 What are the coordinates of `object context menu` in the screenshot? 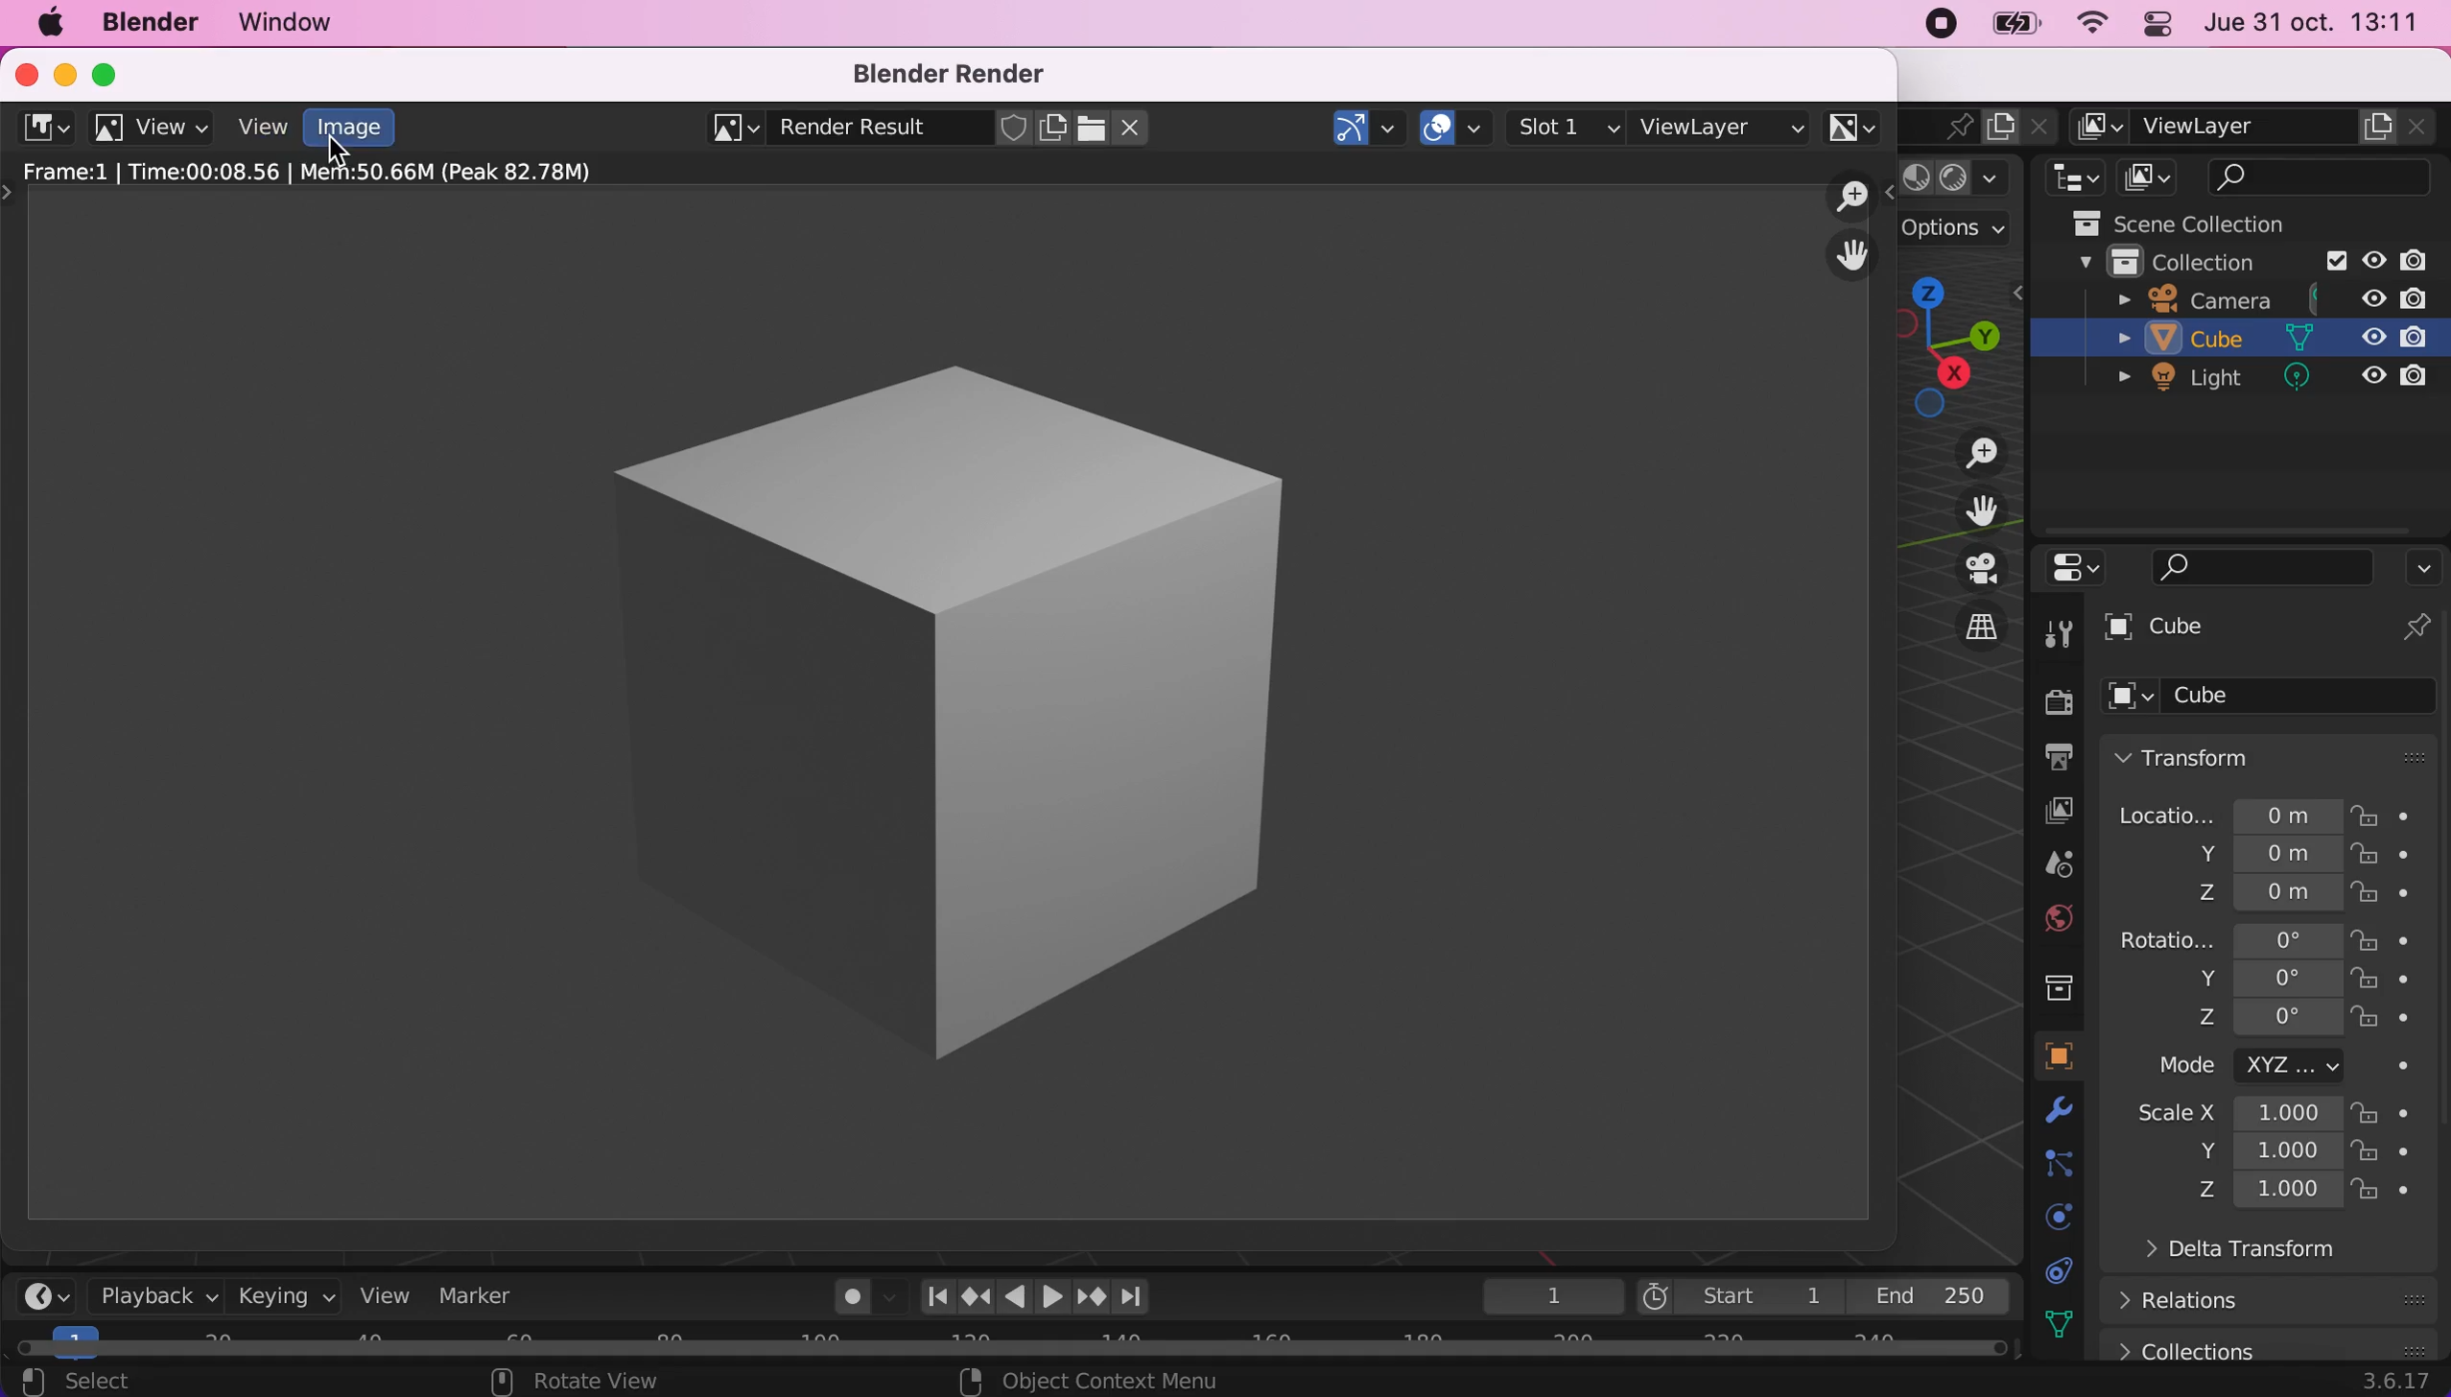 It's located at (1094, 1381).